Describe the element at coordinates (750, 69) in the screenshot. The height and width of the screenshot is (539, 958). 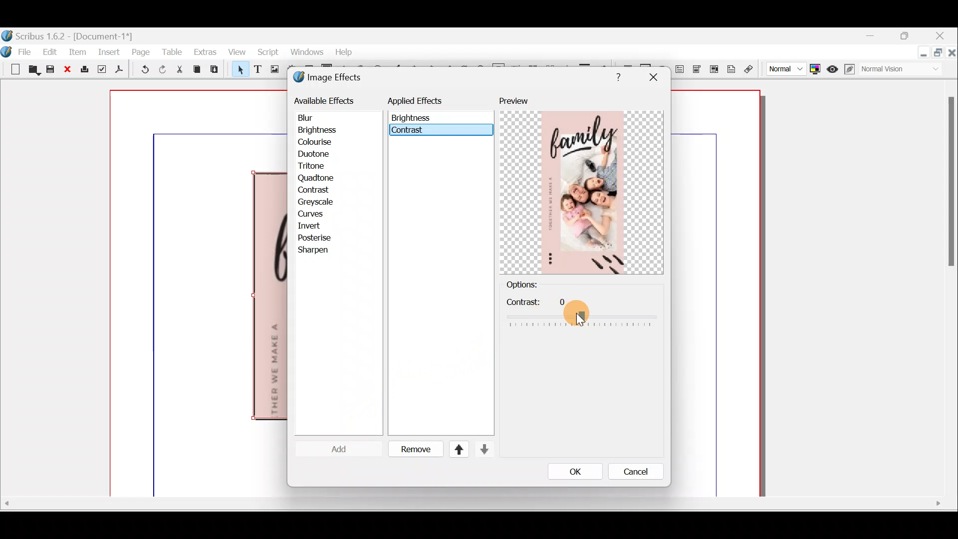
I see `Link annotation` at that location.